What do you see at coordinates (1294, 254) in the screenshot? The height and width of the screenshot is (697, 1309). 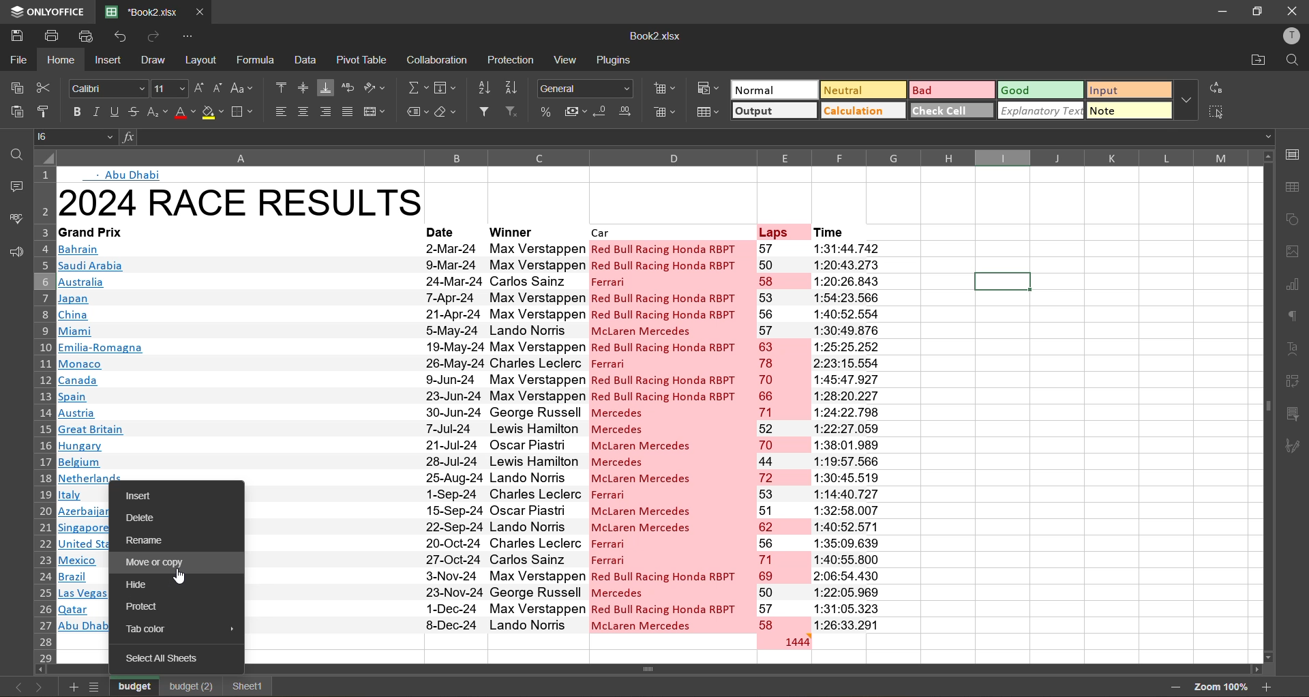 I see `images` at bounding box center [1294, 254].